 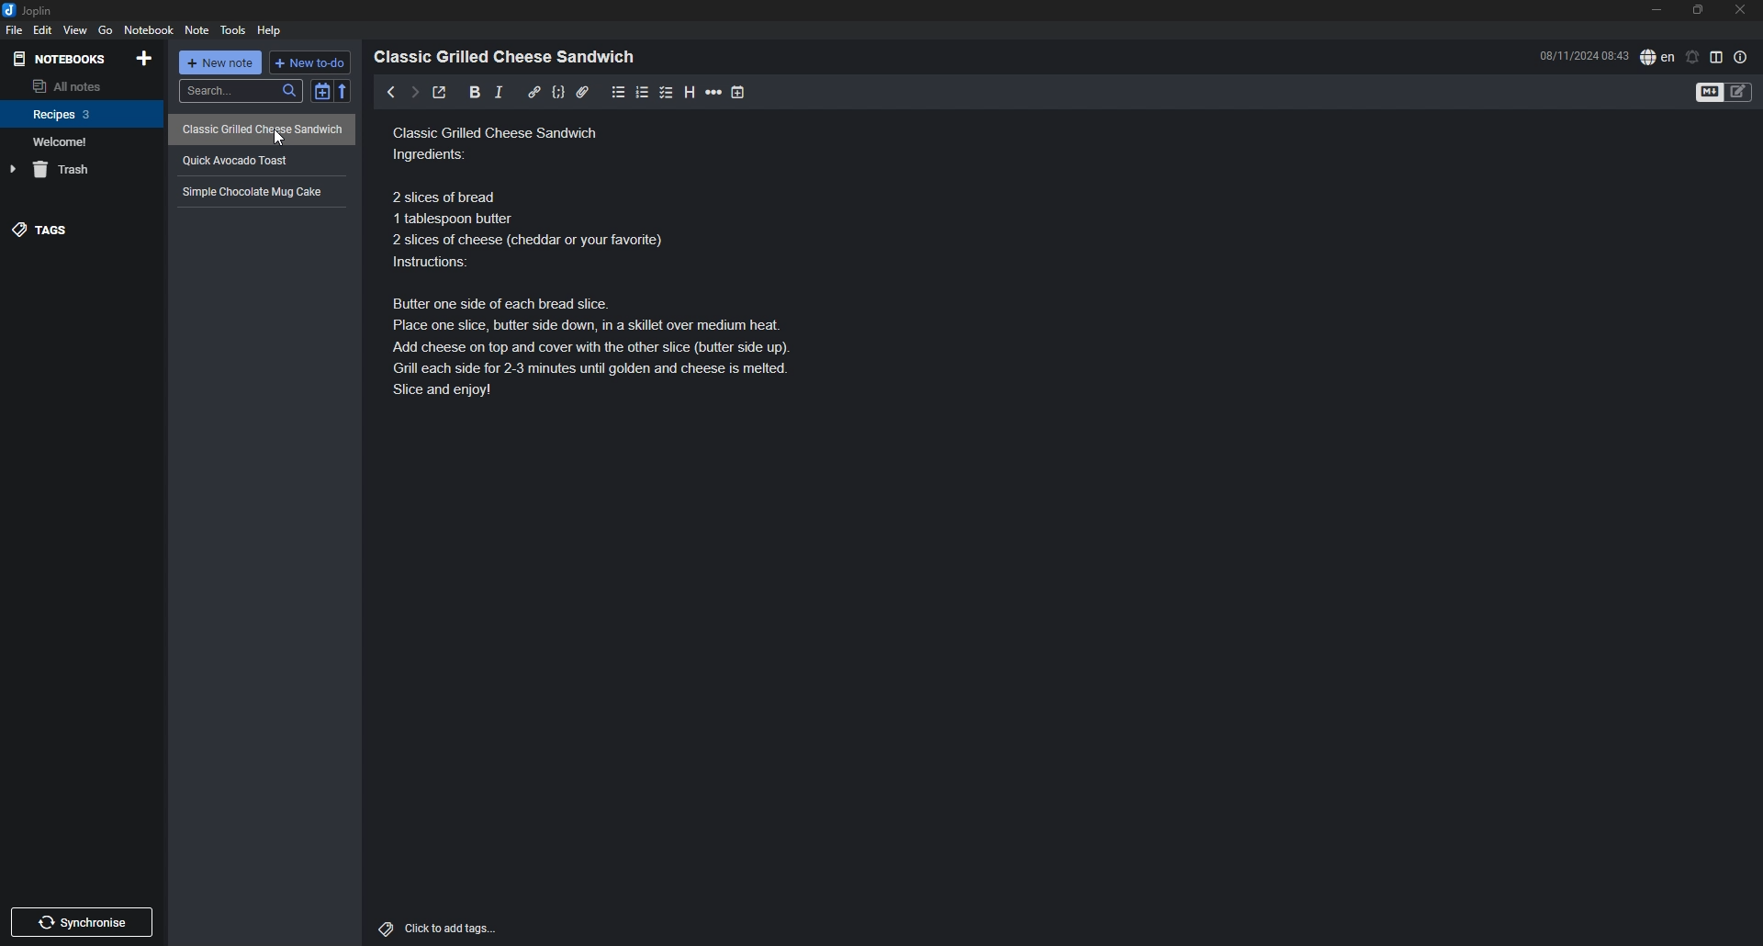 What do you see at coordinates (233, 29) in the screenshot?
I see `tools` at bounding box center [233, 29].